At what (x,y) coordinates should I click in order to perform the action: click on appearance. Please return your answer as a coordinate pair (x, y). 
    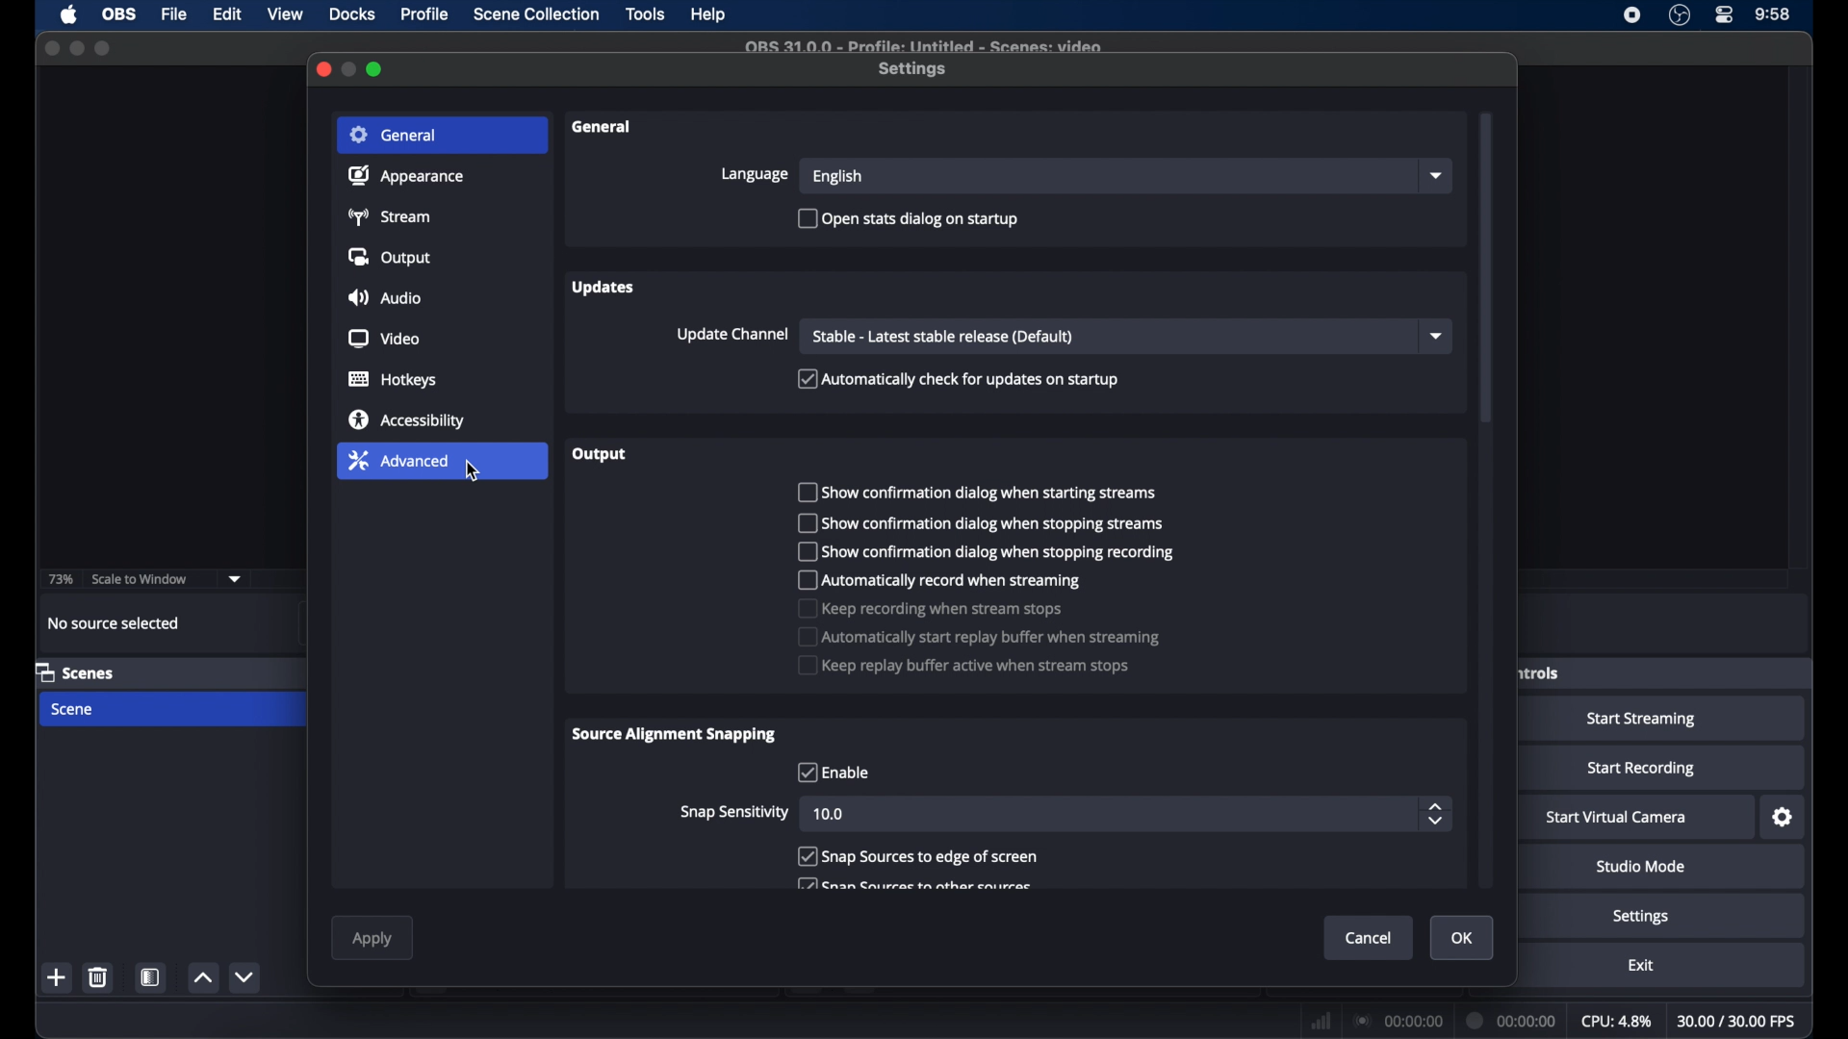
    Looking at the image, I should click on (405, 175).